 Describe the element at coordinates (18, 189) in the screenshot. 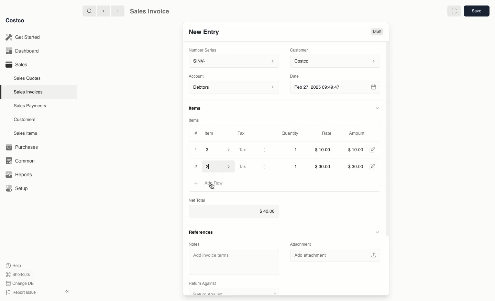

I see `Setup` at that location.